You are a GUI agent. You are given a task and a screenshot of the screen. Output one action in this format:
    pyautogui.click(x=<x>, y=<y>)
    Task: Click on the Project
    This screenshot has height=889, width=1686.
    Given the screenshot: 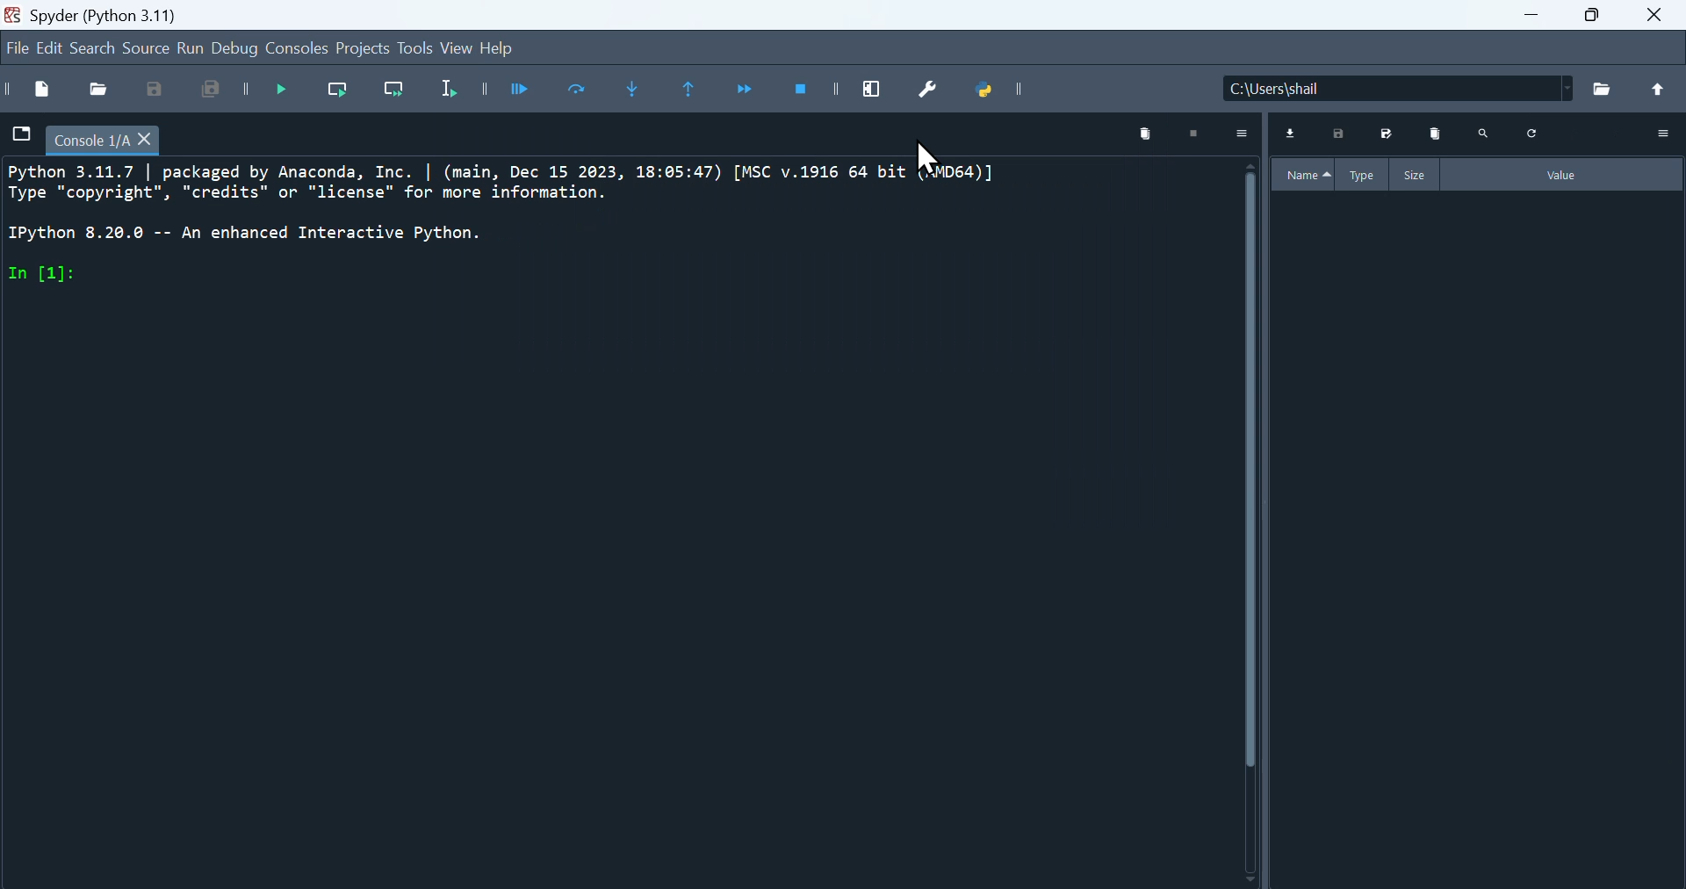 What is the action you would take?
    pyautogui.click(x=363, y=51)
    